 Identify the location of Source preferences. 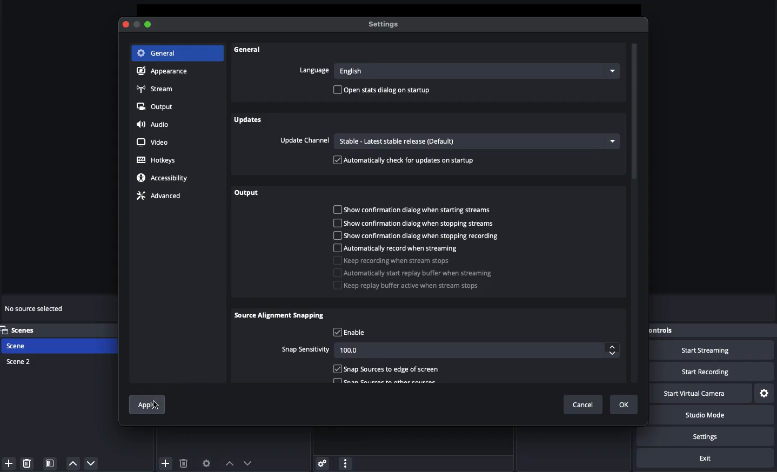
(208, 463).